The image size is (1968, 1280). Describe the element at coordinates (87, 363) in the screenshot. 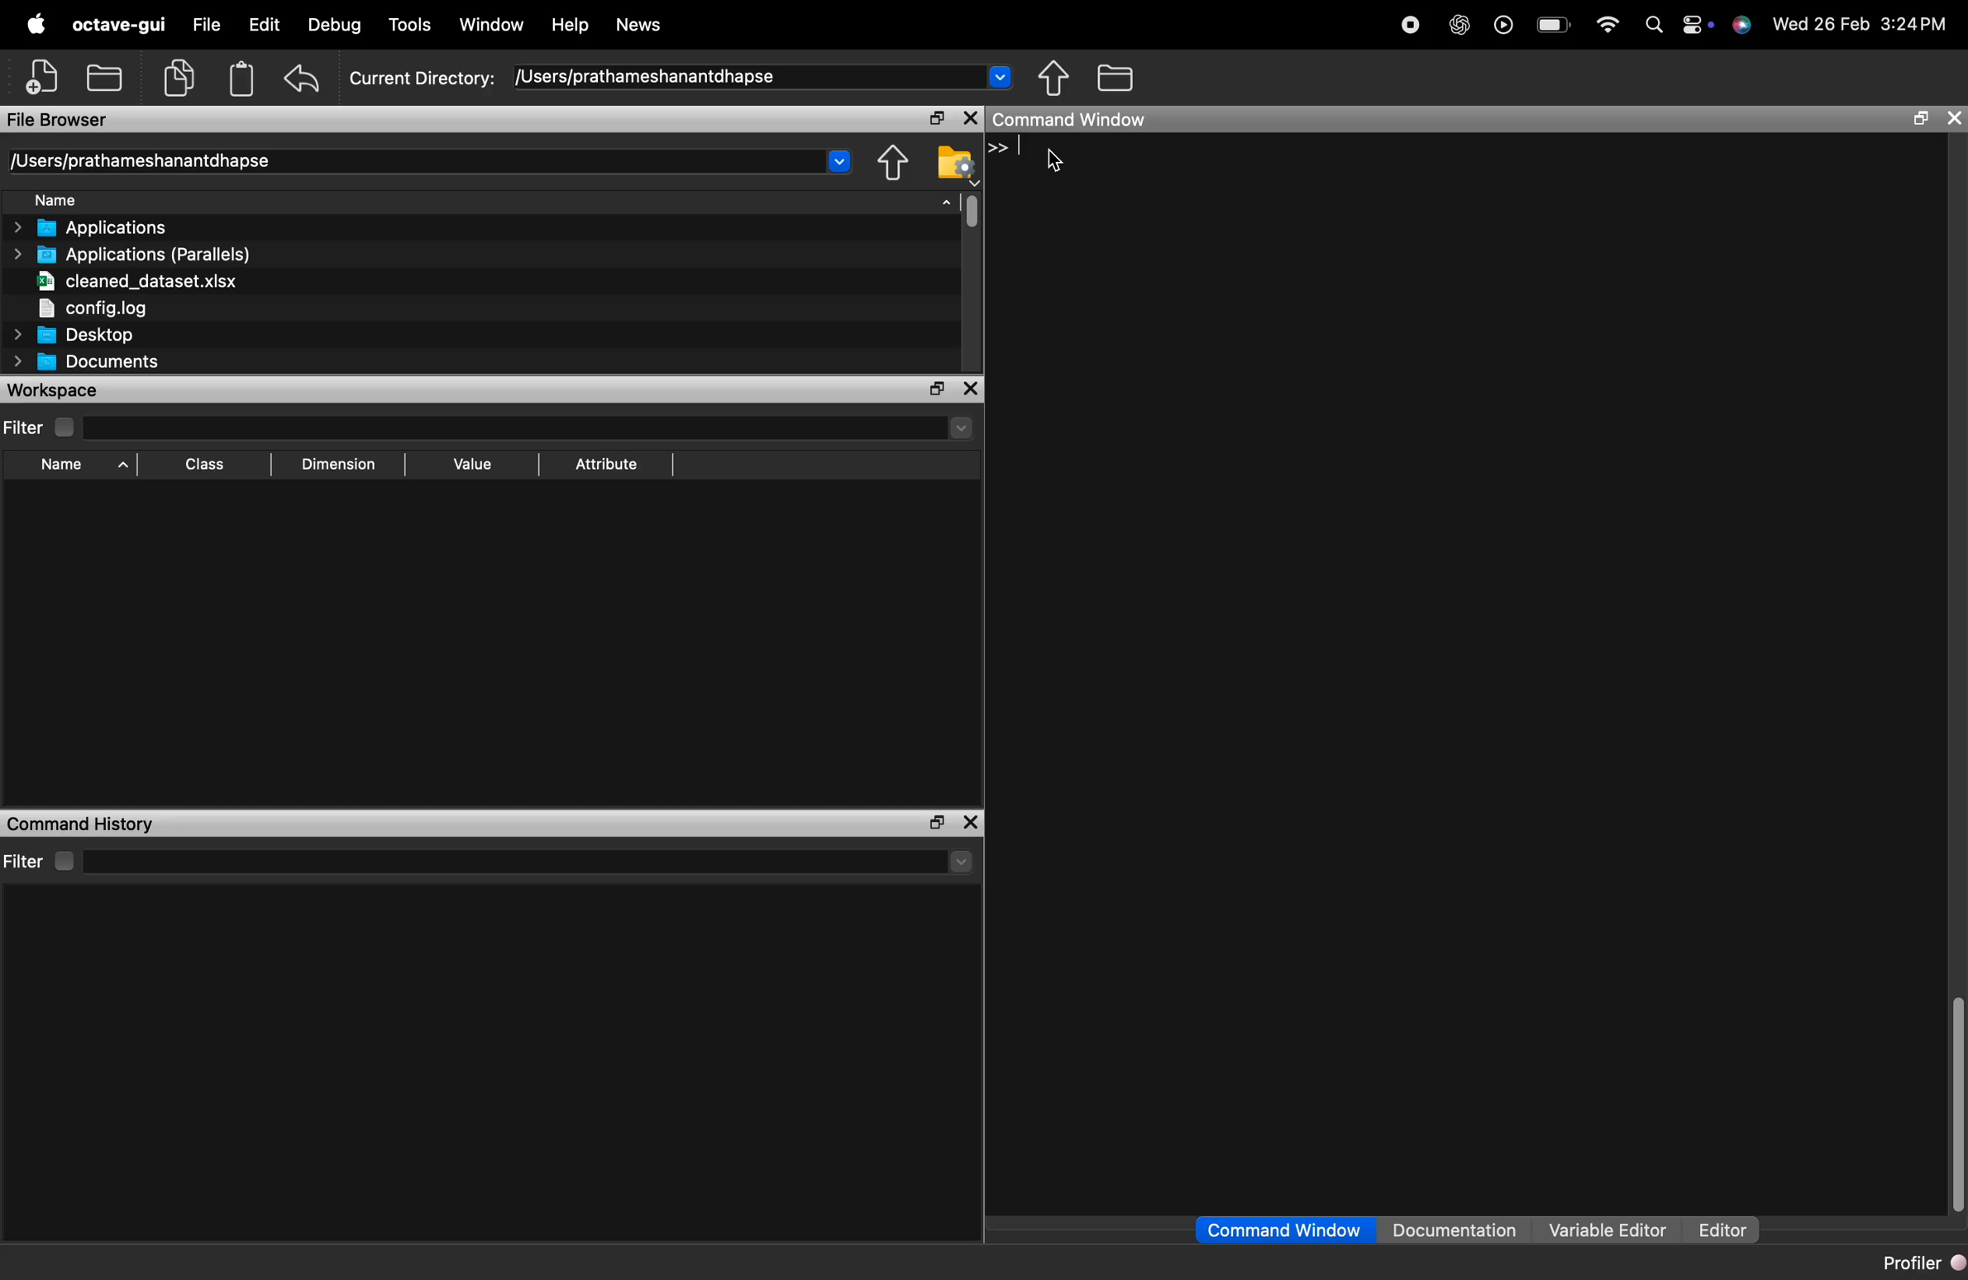

I see `Documents` at that location.